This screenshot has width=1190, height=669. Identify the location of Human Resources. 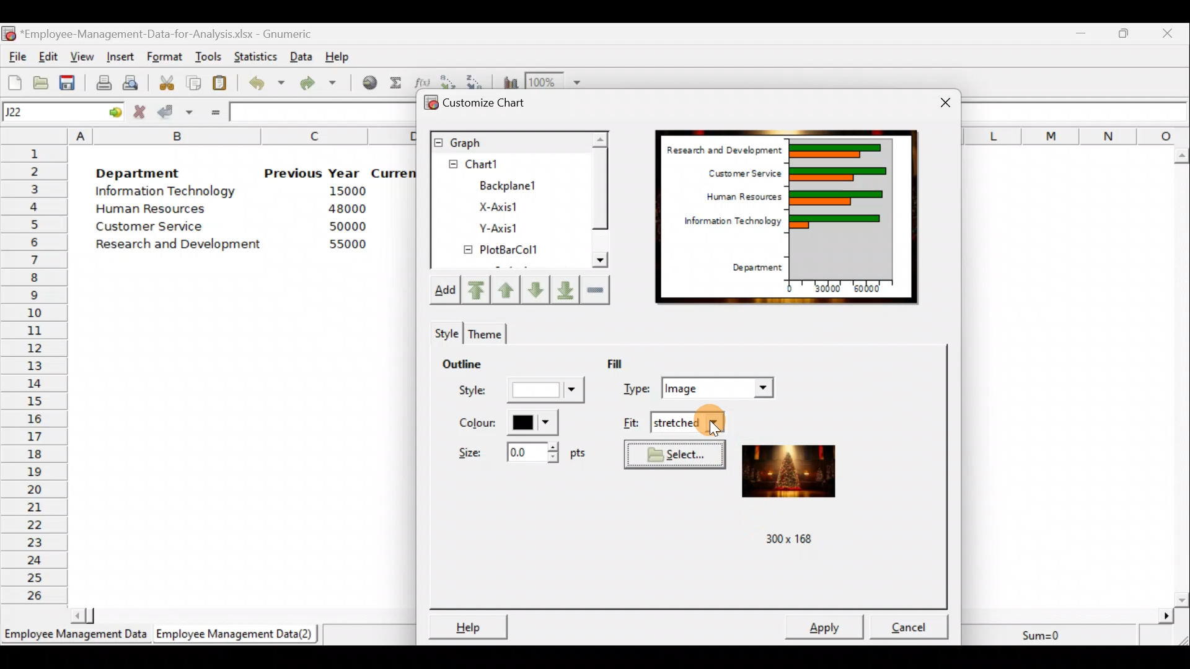
(735, 198).